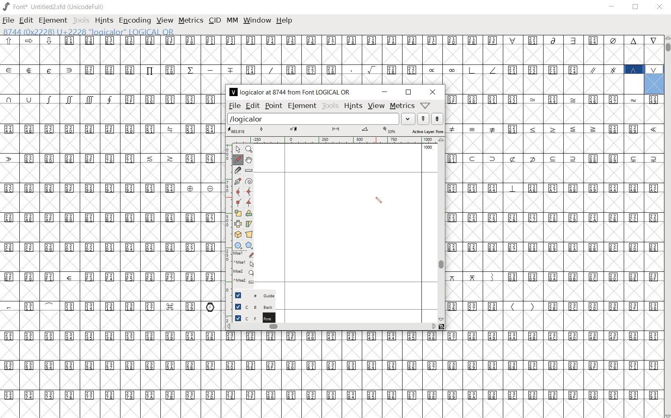 The height and width of the screenshot is (418, 671). What do you see at coordinates (237, 180) in the screenshot?
I see `add a point, then drag out its control points` at bounding box center [237, 180].